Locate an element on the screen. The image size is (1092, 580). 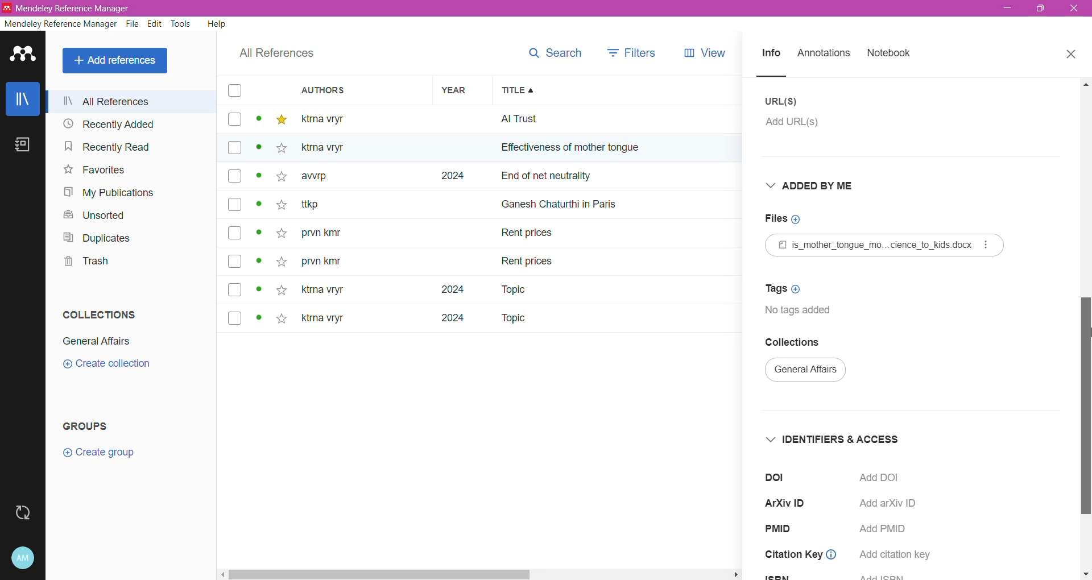
filters  is located at coordinates (632, 52).